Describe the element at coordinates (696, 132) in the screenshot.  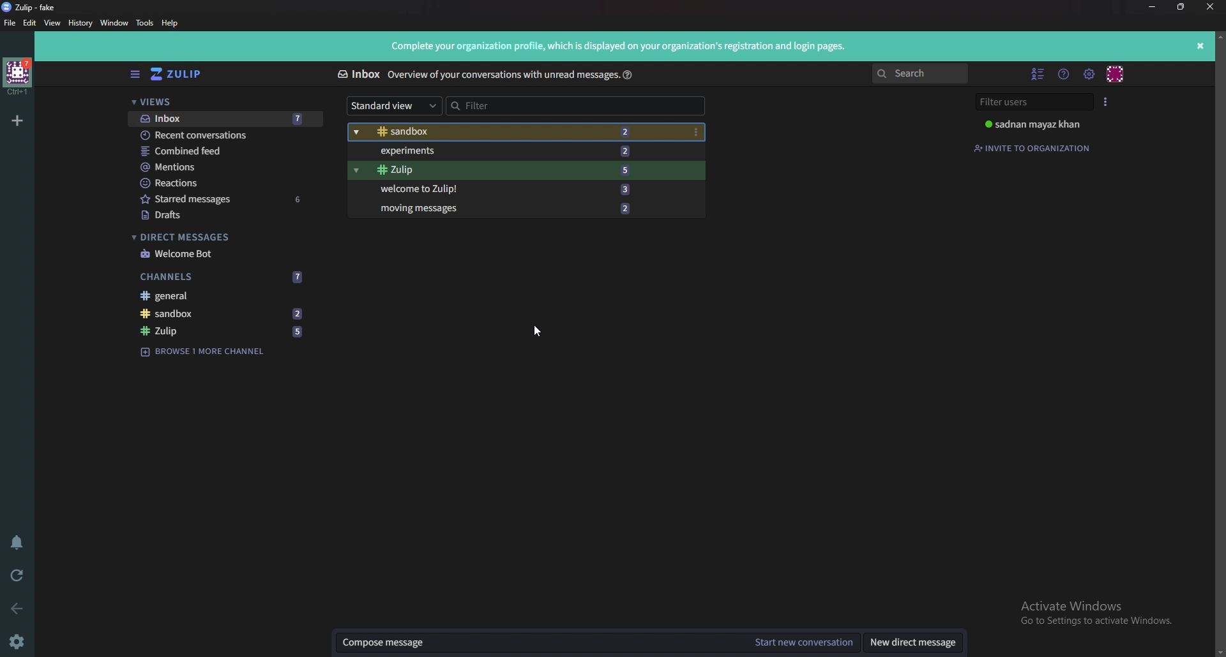
I see `Channel options` at that location.